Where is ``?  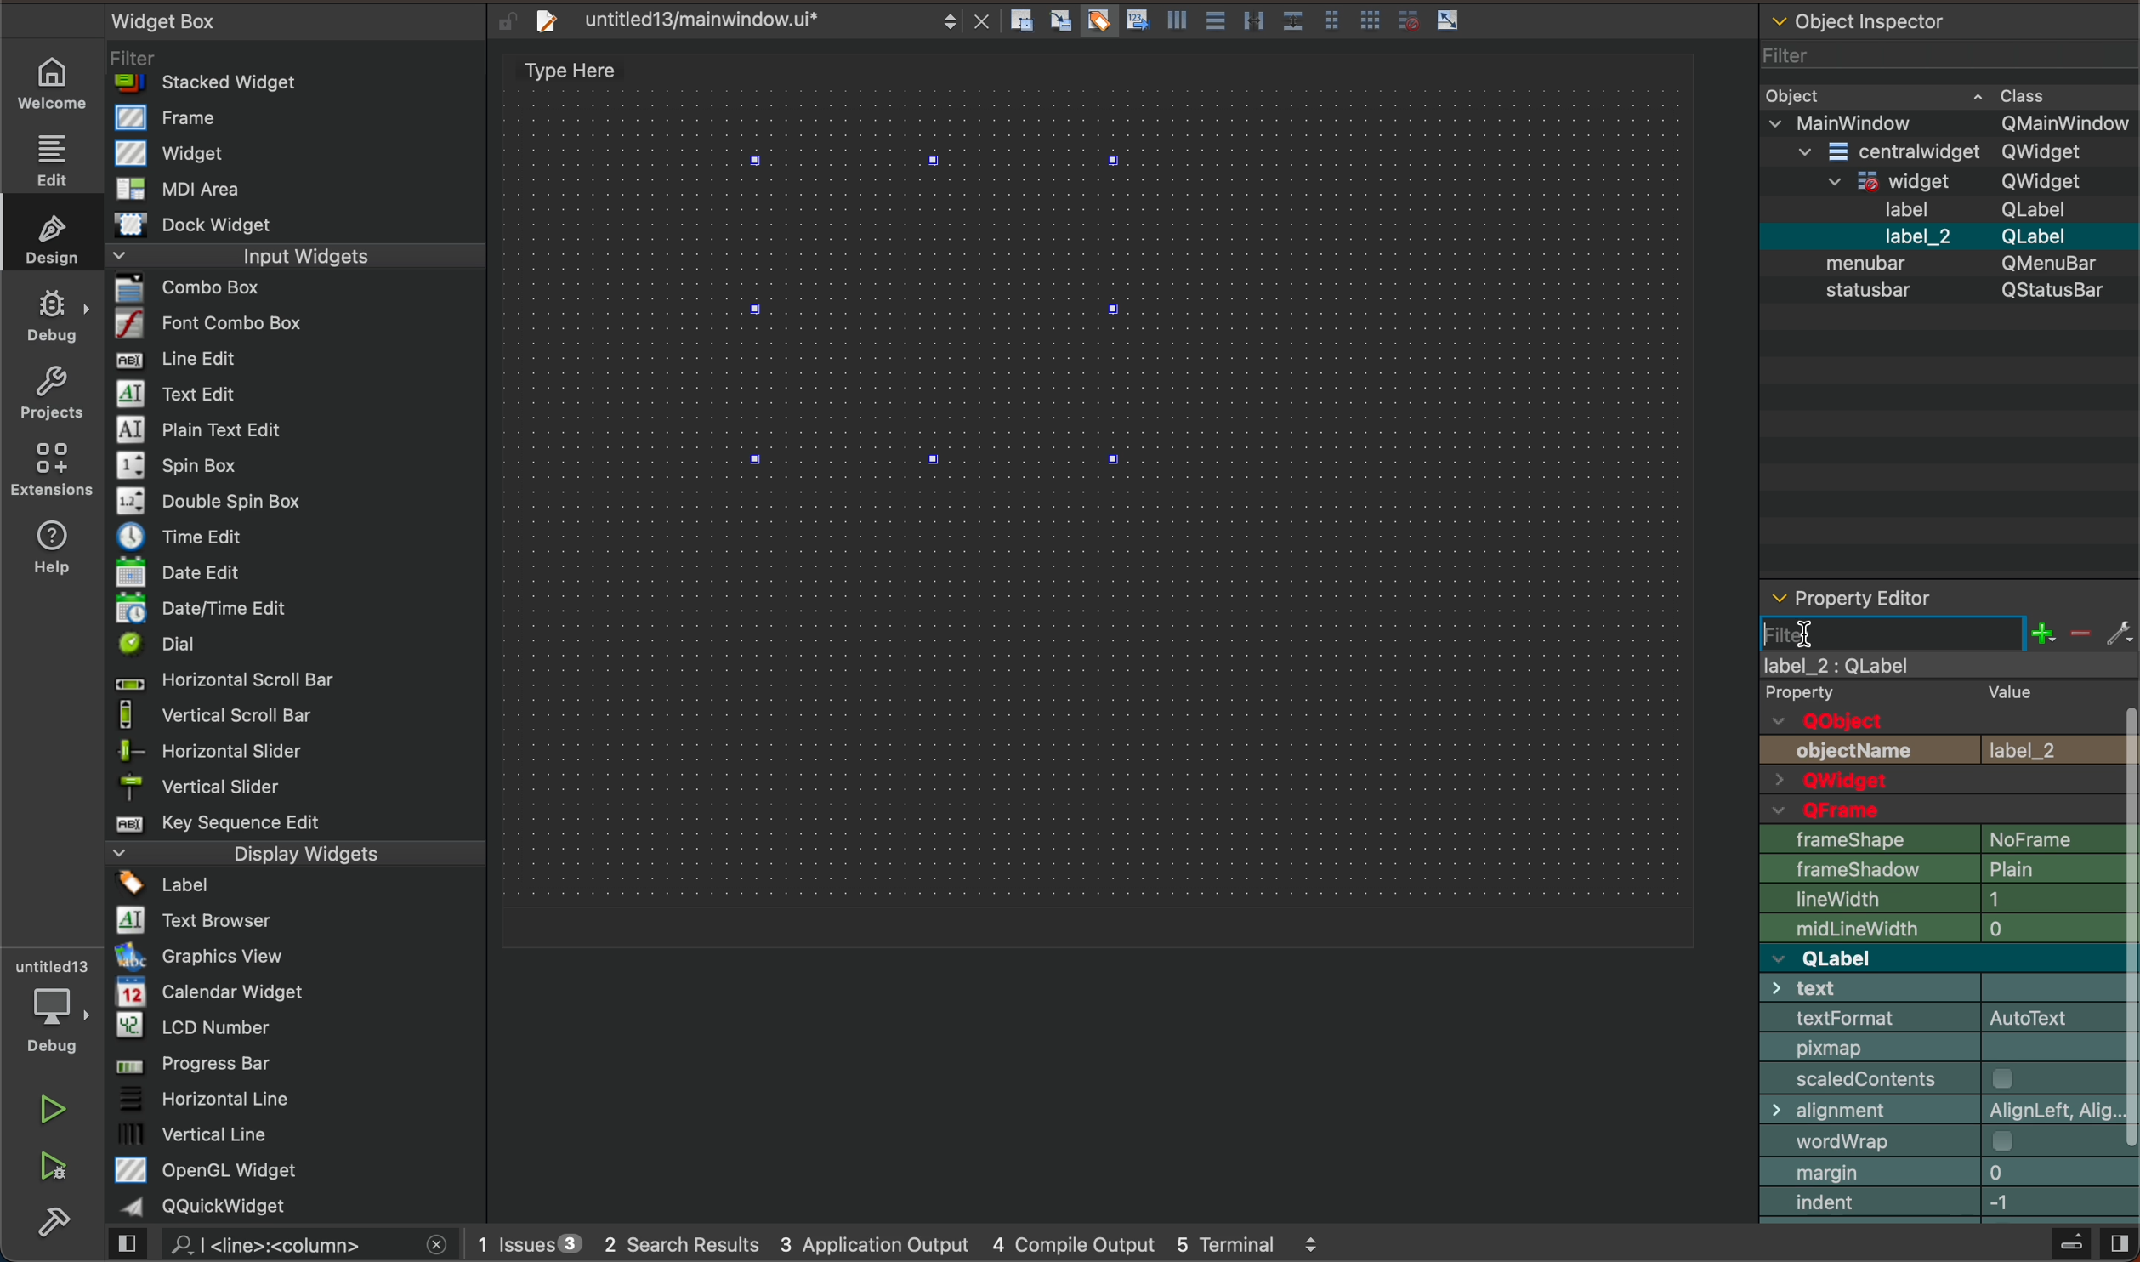  is located at coordinates (1951, 988).